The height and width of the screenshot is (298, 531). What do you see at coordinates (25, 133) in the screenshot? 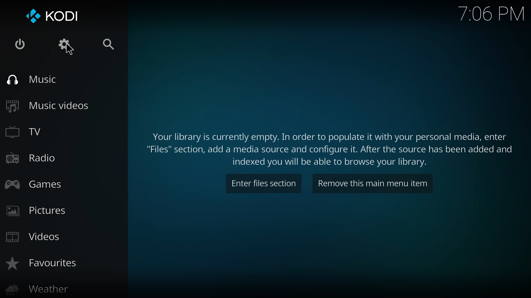
I see `tv` at bounding box center [25, 133].